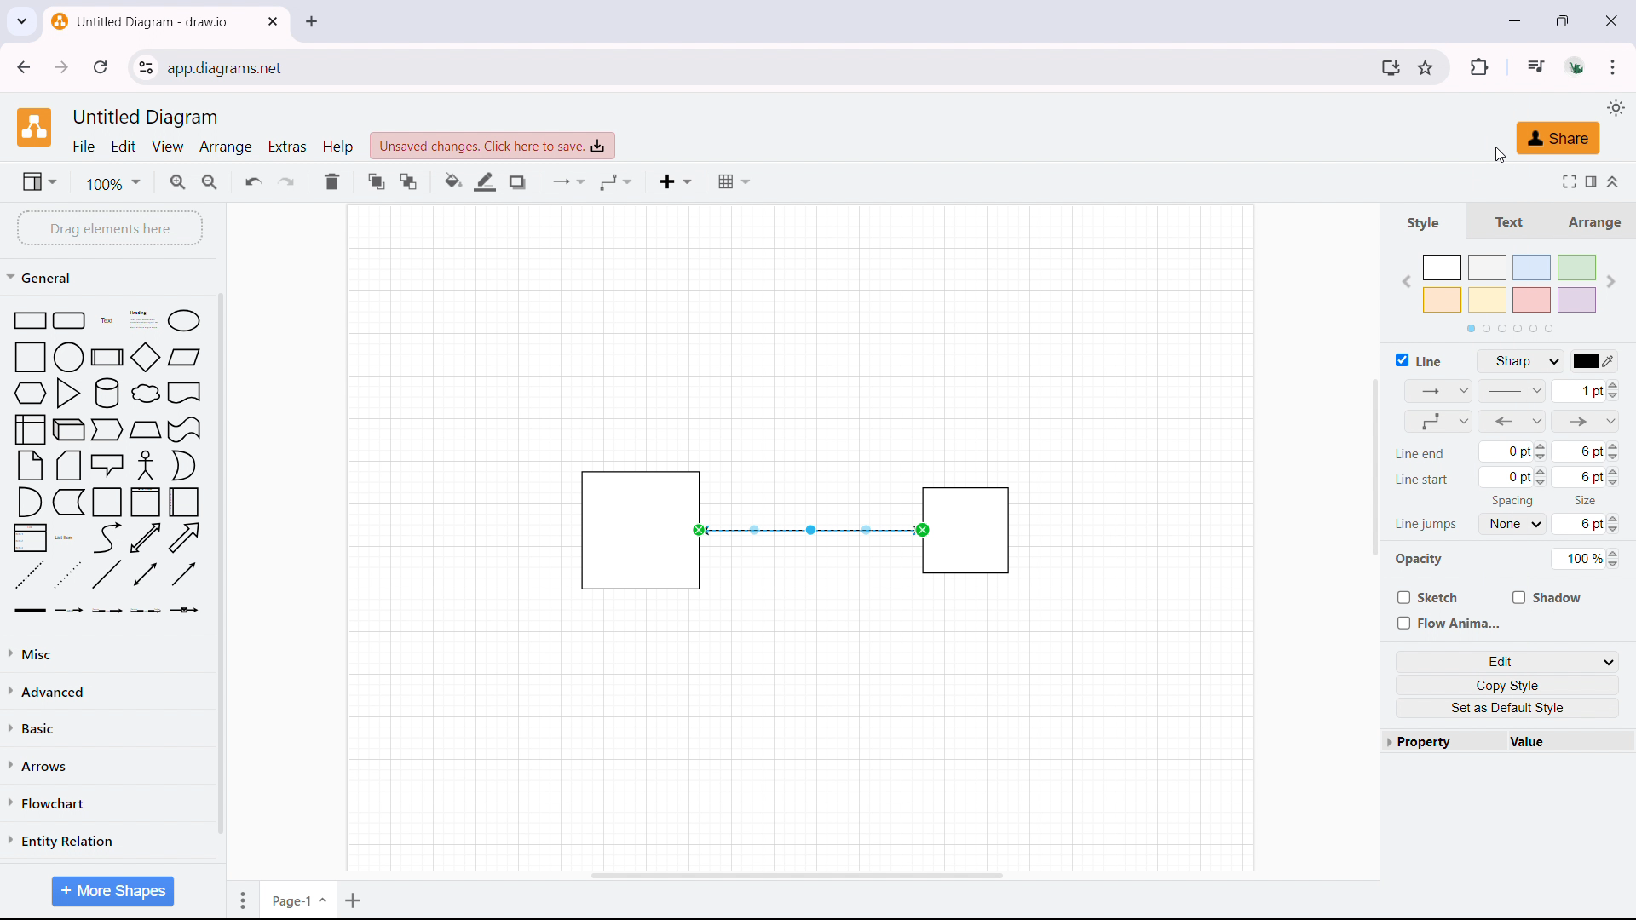 Image resolution: width=1636 pixels, height=920 pixels. Describe the element at coordinates (84, 147) in the screenshot. I see `file` at that location.